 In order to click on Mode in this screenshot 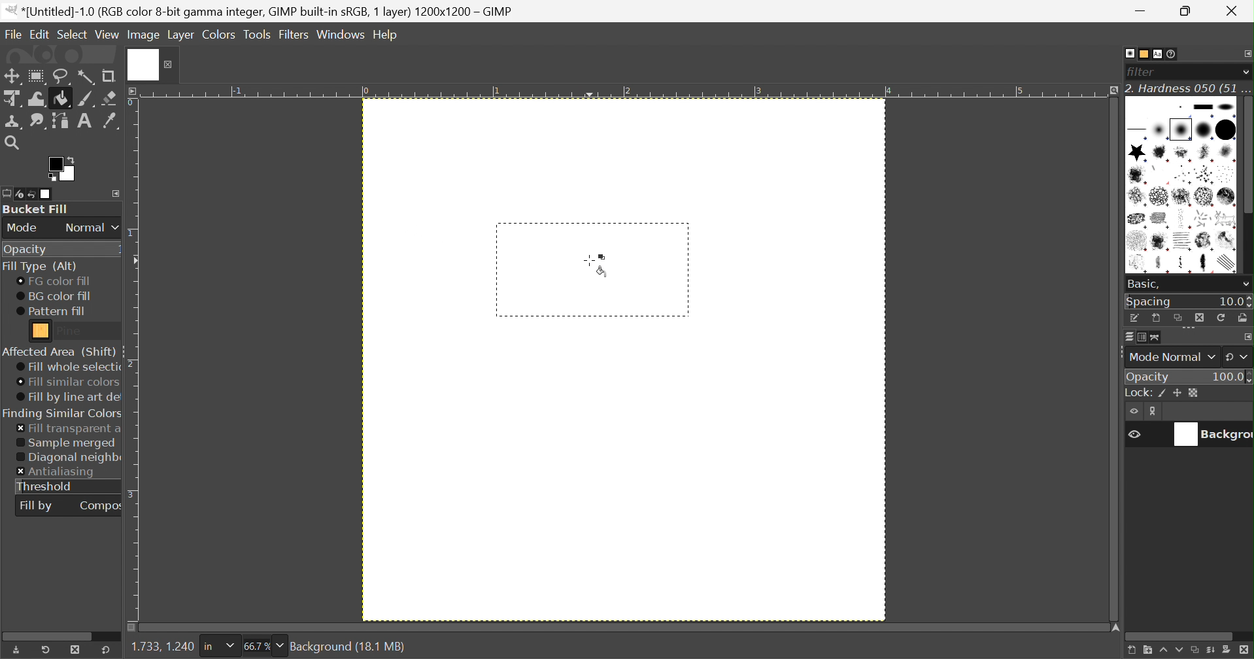, I will do `click(23, 228)`.